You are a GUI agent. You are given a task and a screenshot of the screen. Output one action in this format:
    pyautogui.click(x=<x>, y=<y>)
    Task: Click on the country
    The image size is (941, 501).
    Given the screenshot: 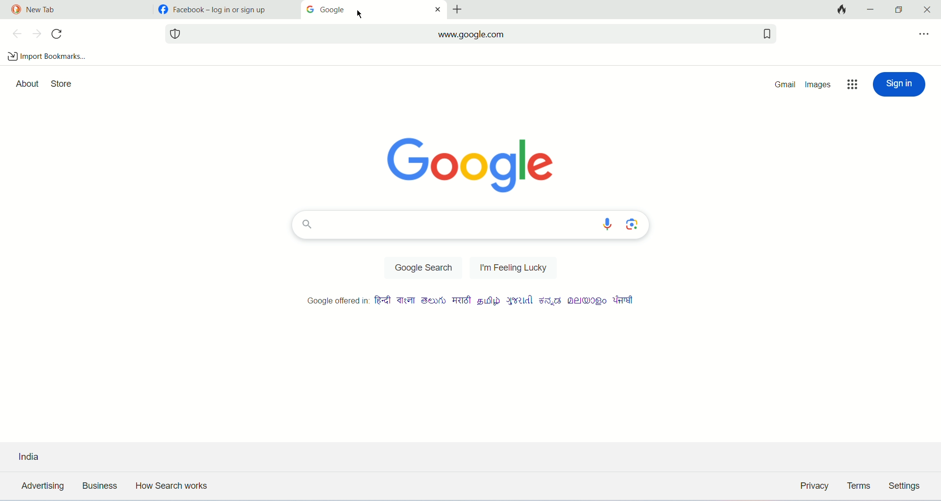 What is the action you would take?
    pyautogui.click(x=49, y=455)
    